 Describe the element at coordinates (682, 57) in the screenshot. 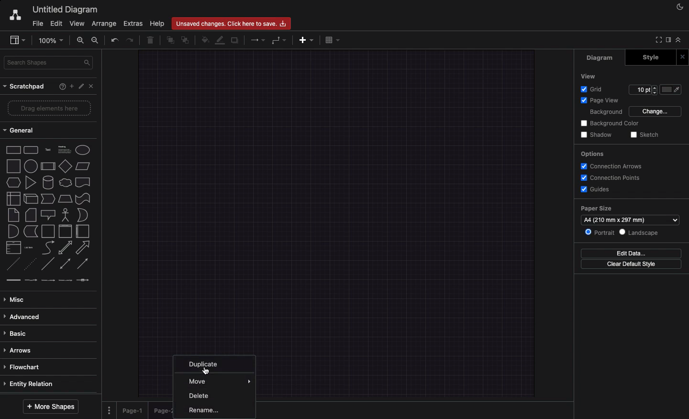

I see `Close` at that location.